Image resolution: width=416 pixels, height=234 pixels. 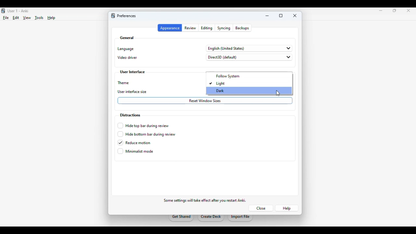 What do you see at coordinates (287, 208) in the screenshot?
I see `help` at bounding box center [287, 208].